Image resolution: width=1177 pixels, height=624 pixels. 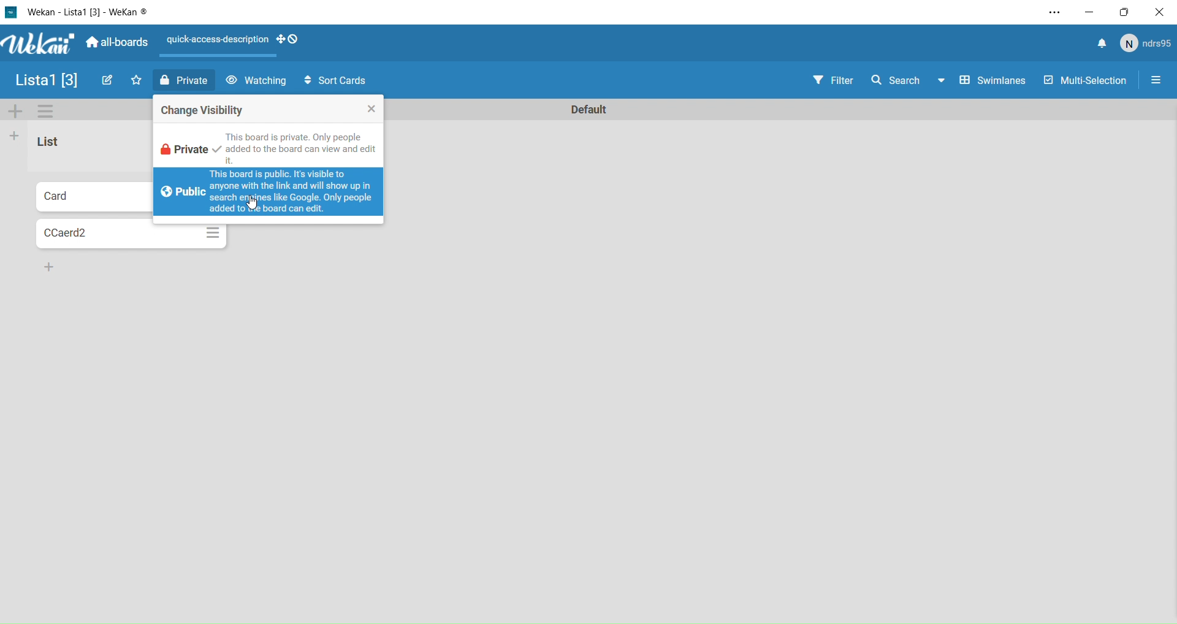 I want to click on Add, so click(x=17, y=112).